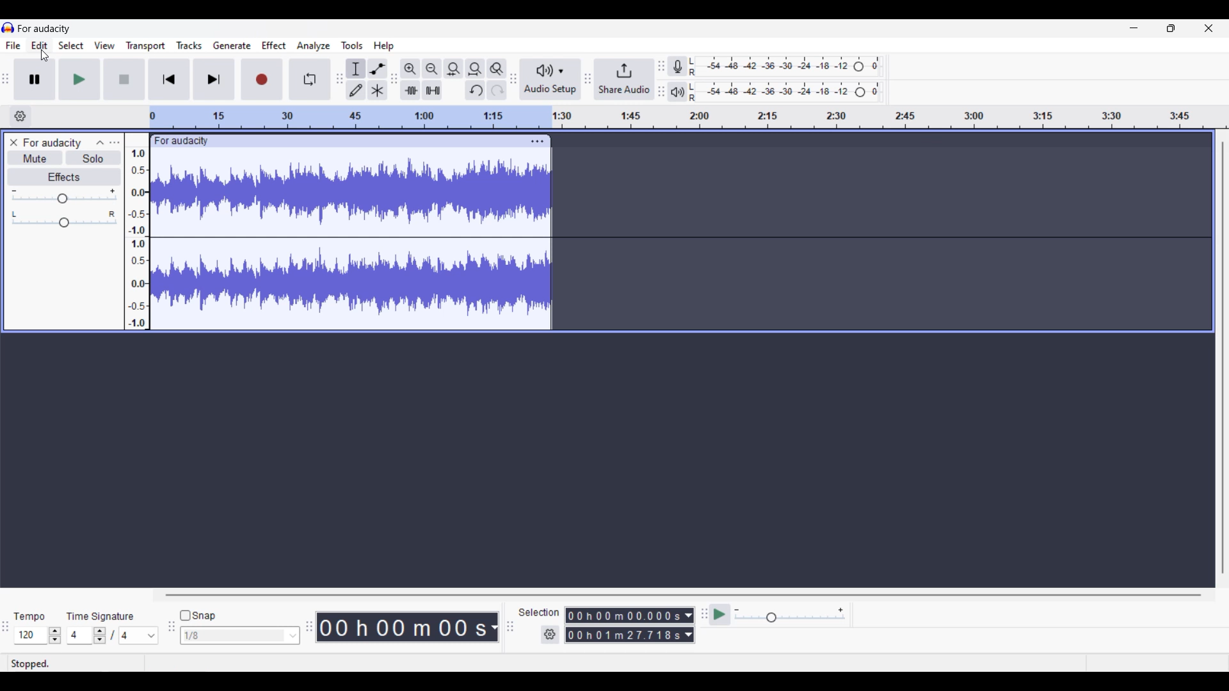  Describe the element at coordinates (145, 46) in the screenshot. I see `Transport menu` at that location.